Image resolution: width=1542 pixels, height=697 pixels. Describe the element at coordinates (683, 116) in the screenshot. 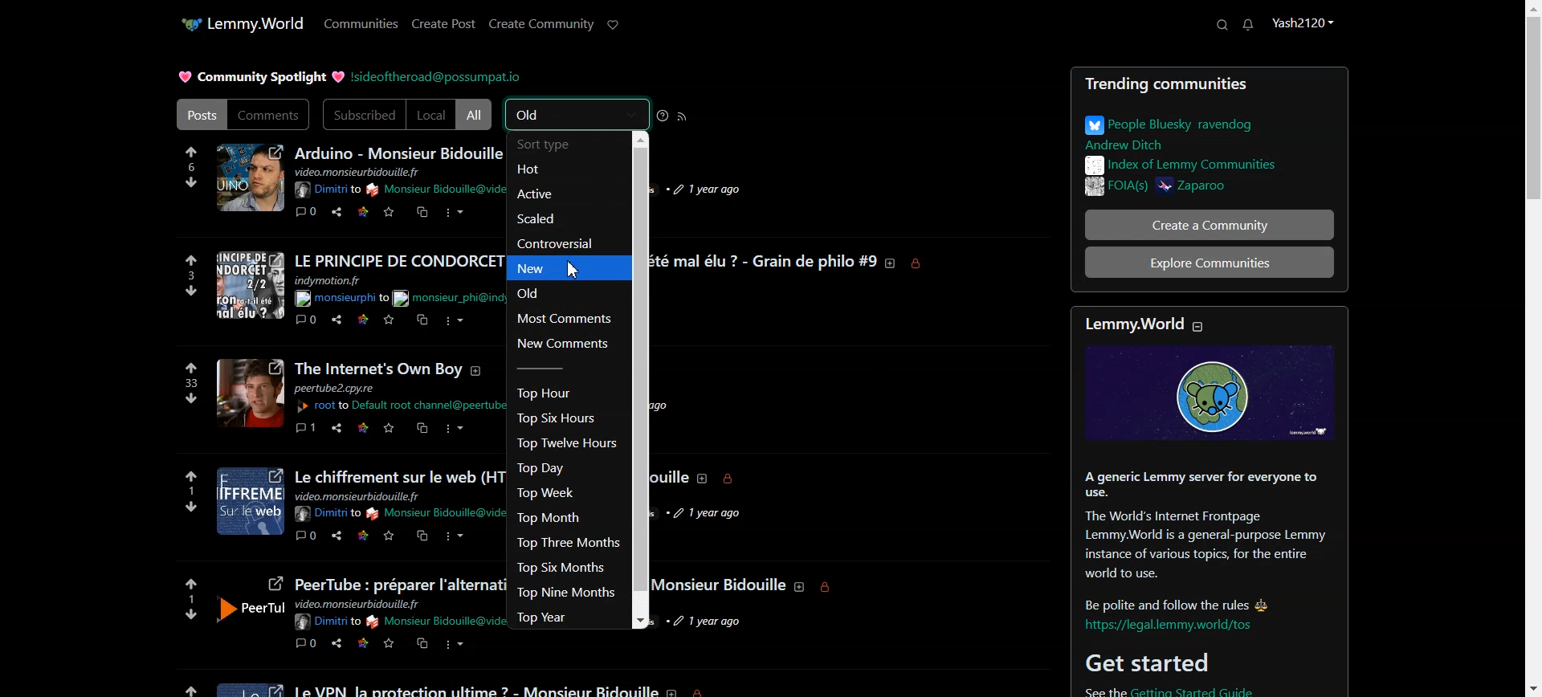

I see `RSS` at that location.